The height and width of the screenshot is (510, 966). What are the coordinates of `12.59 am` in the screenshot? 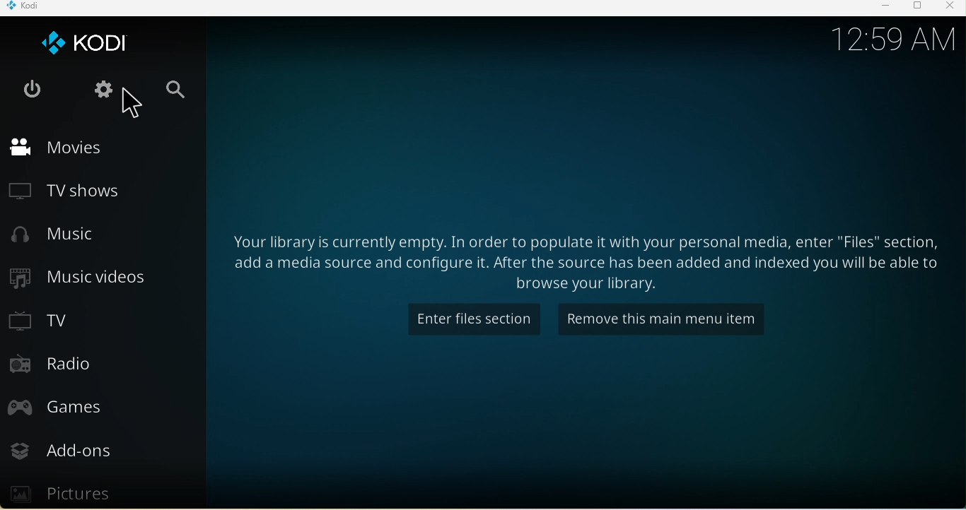 It's located at (899, 42).